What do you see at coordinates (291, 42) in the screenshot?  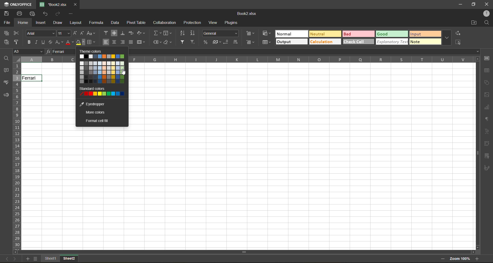 I see `output` at bounding box center [291, 42].